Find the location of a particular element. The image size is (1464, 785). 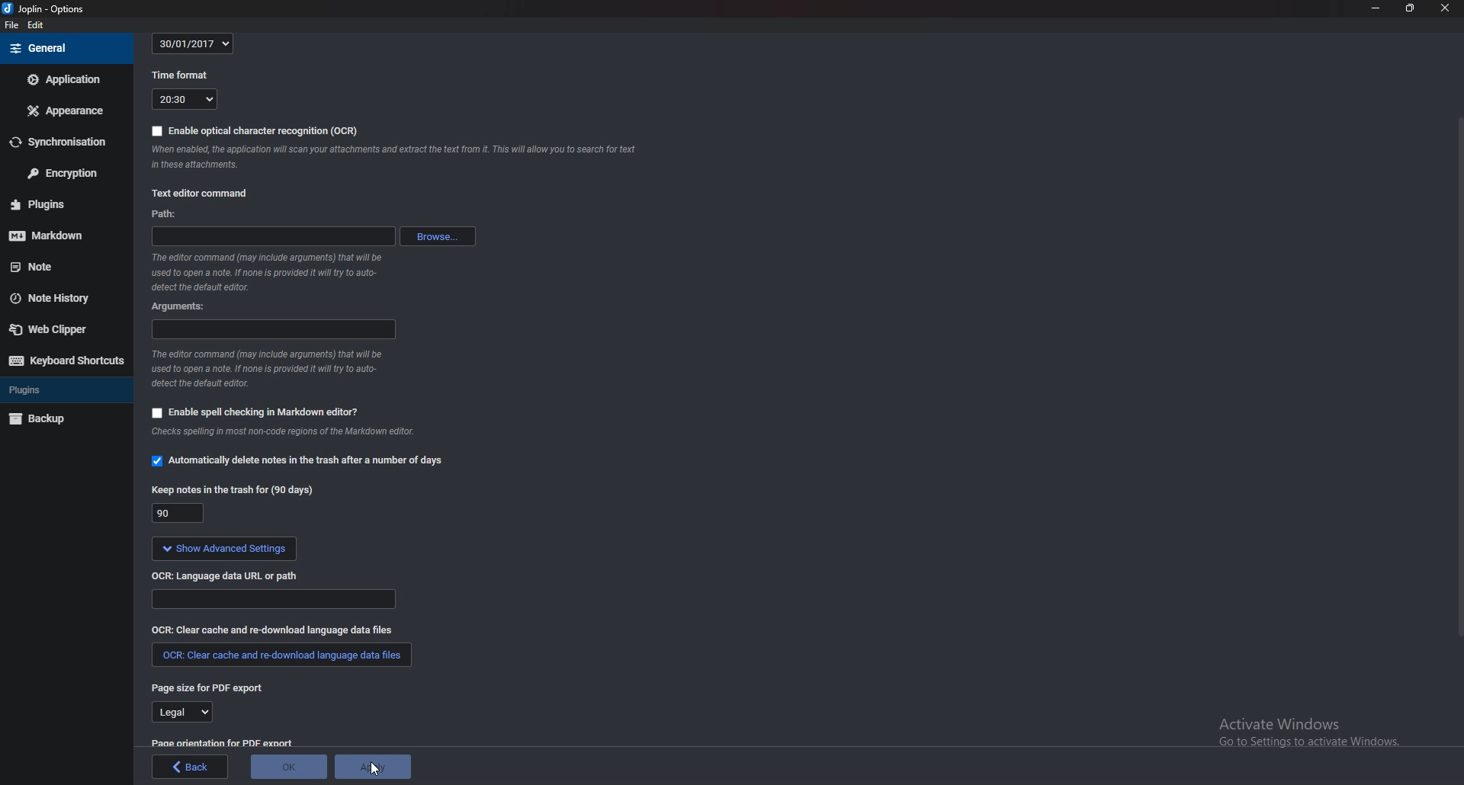

Edit is located at coordinates (35, 24).